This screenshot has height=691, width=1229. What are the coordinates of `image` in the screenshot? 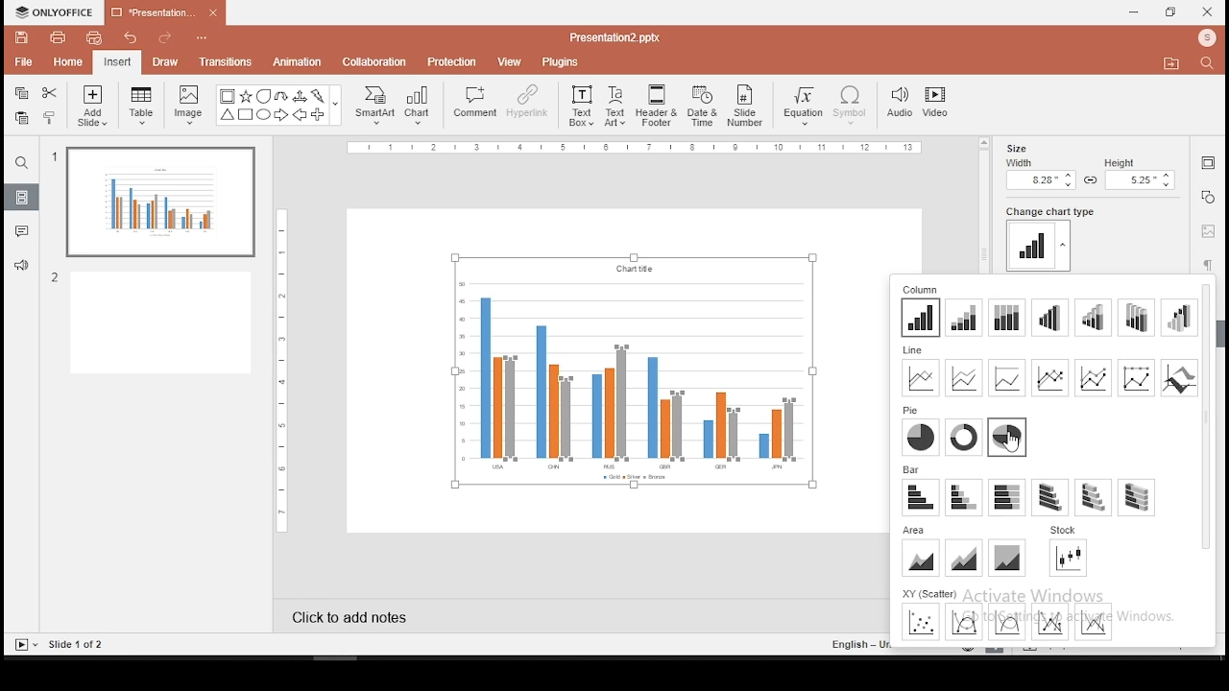 It's located at (188, 107).